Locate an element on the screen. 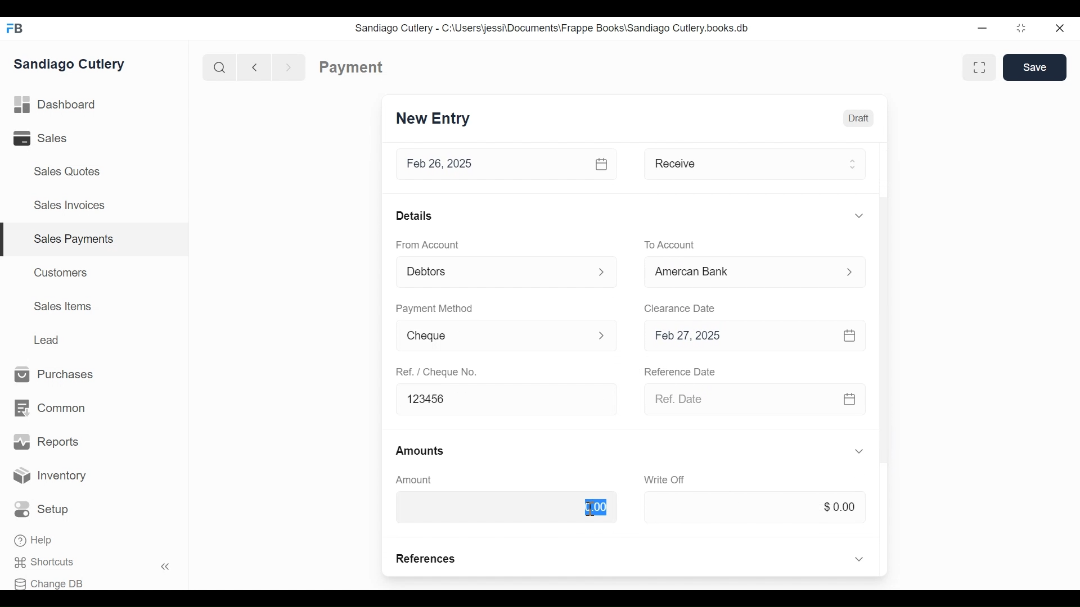 Image resolution: width=1080 pixels, height=607 pixels. Ref. / Cheque No. is located at coordinates (438, 372).